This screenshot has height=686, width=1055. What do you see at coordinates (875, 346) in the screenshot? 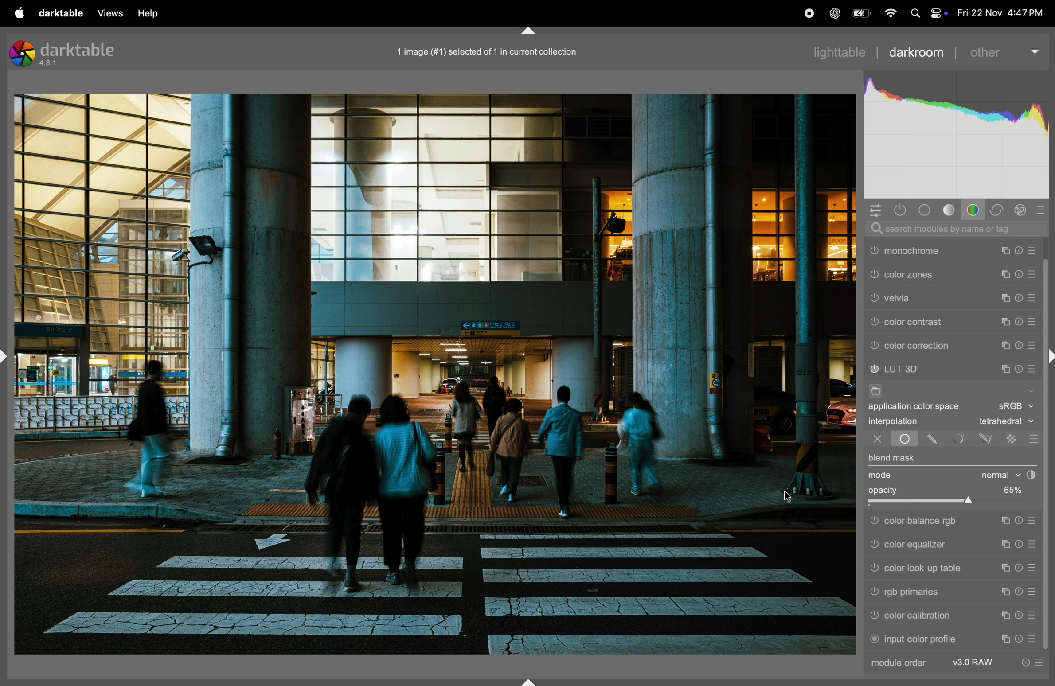
I see `color correction switched off` at bounding box center [875, 346].